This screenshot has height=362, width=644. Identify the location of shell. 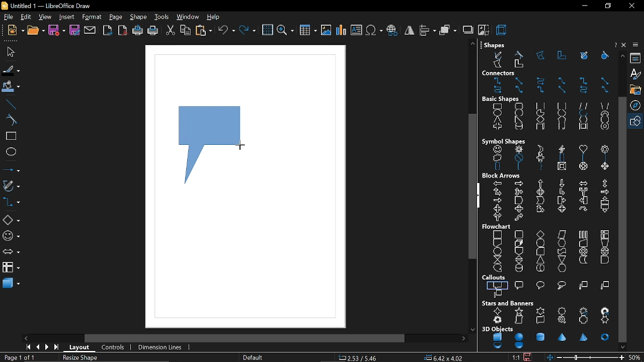
(499, 346).